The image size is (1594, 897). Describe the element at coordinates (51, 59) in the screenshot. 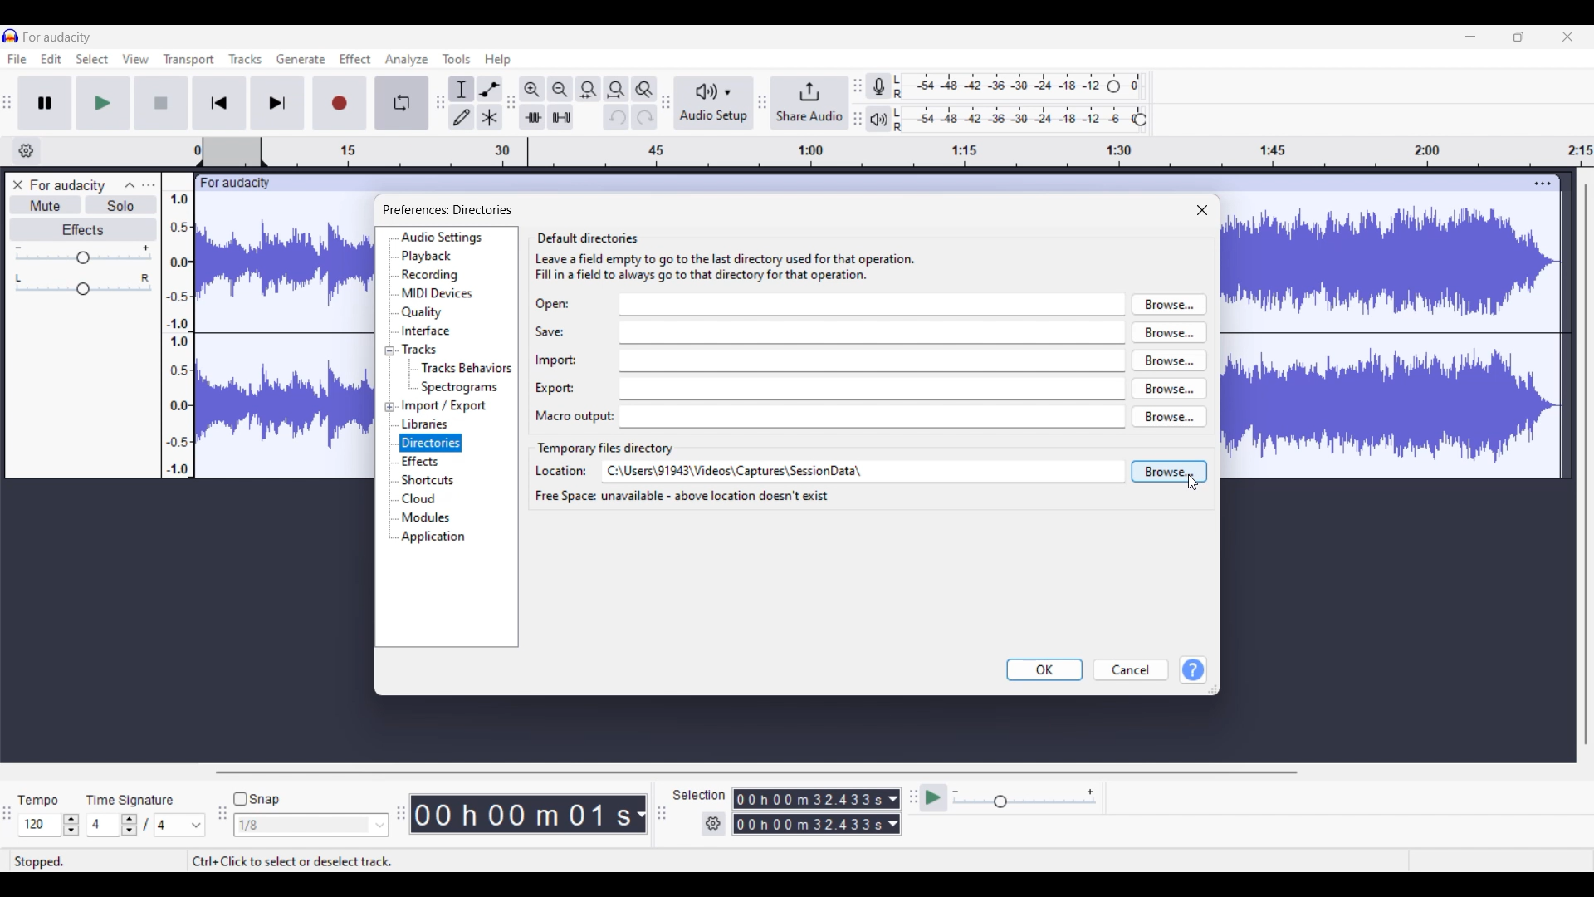

I see `Edit menu` at that location.